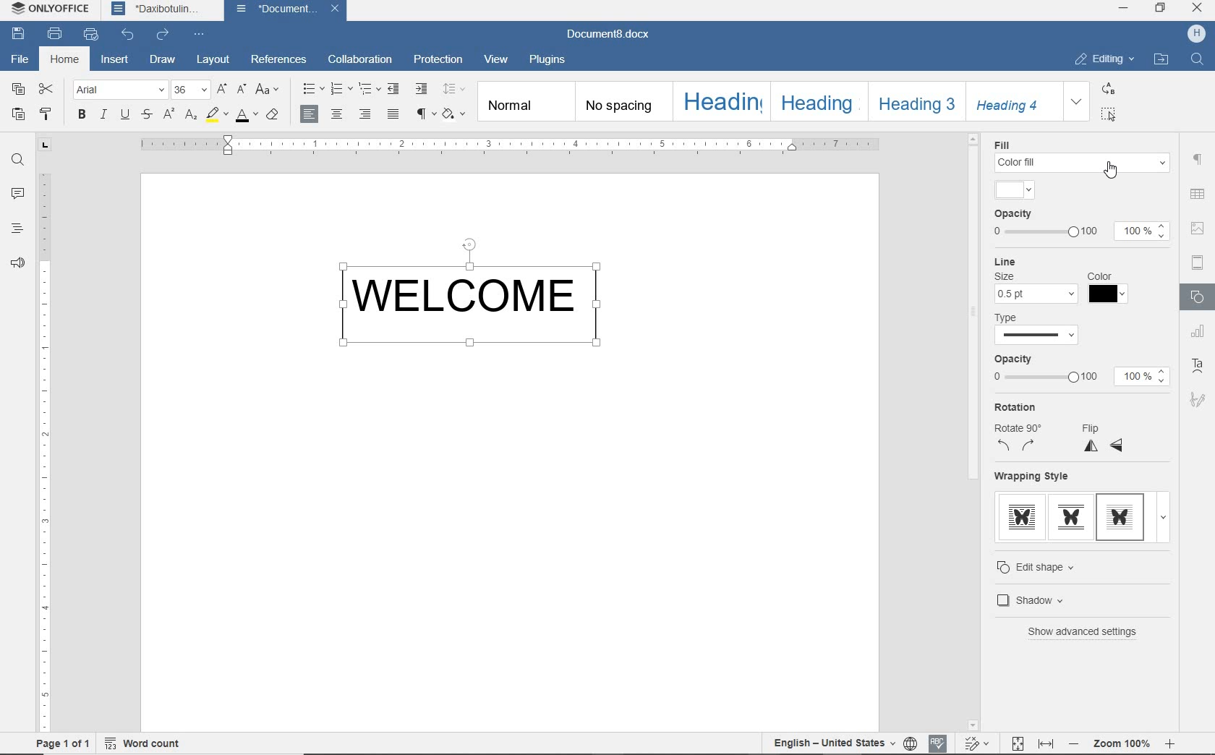 Image resolution: width=1215 pixels, height=755 pixels. I want to click on opacity from 0 to 100, so click(1044, 378).